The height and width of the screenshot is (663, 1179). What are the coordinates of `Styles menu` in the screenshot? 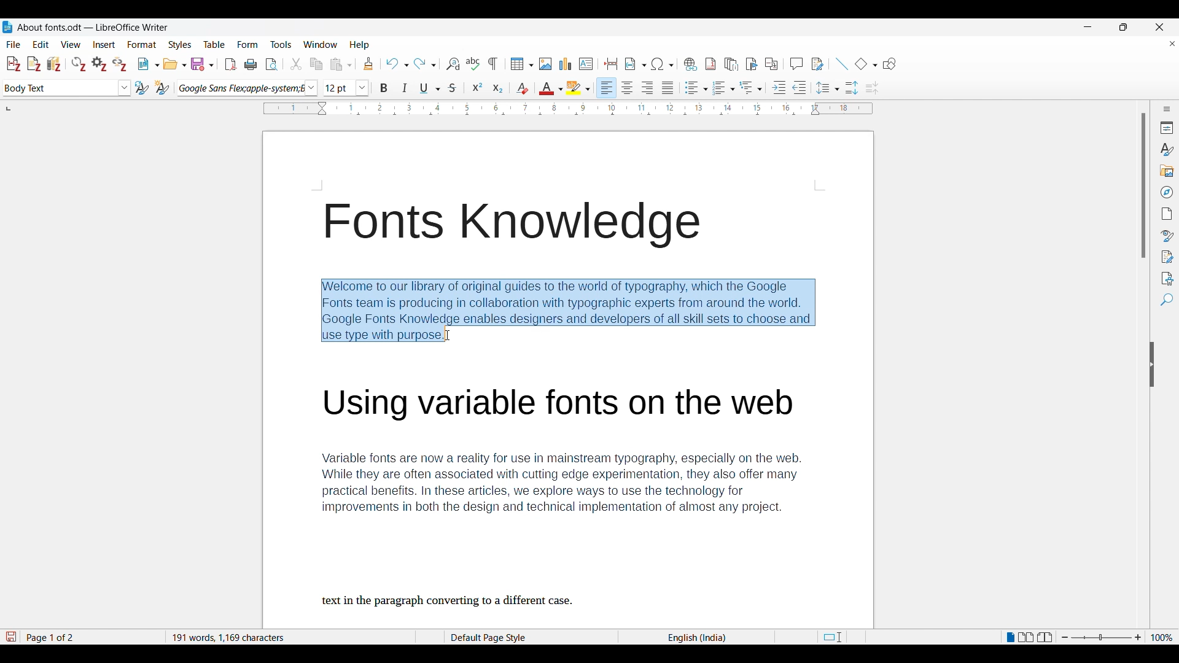 It's located at (180, 45).